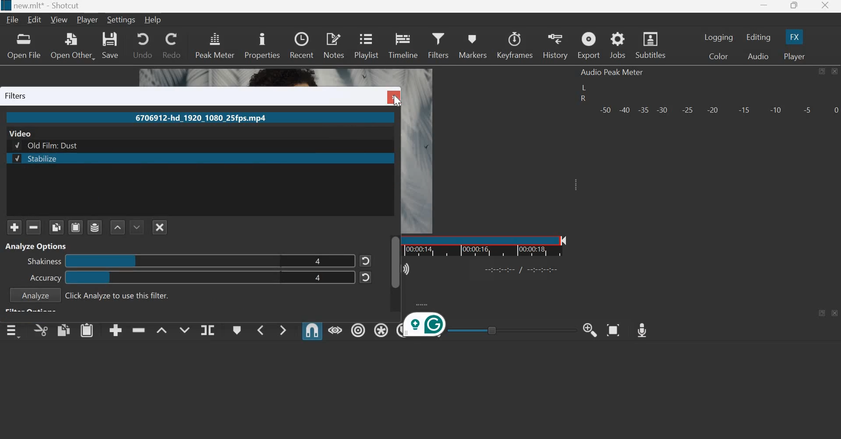  I want to click on deselect the filter, so click(159, 227).